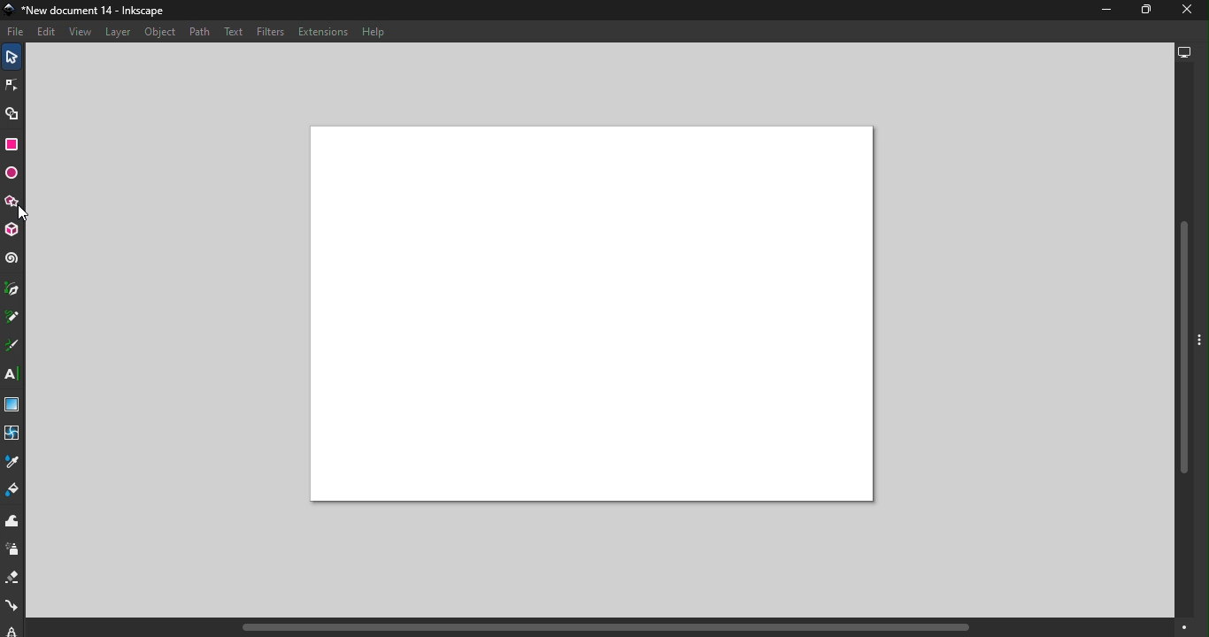 The height and width of the screenshot is (637, 1209). What do you see at coordinates (49, 32) in the screenshot?
I see `Edit` at bounding box center [49, 32].